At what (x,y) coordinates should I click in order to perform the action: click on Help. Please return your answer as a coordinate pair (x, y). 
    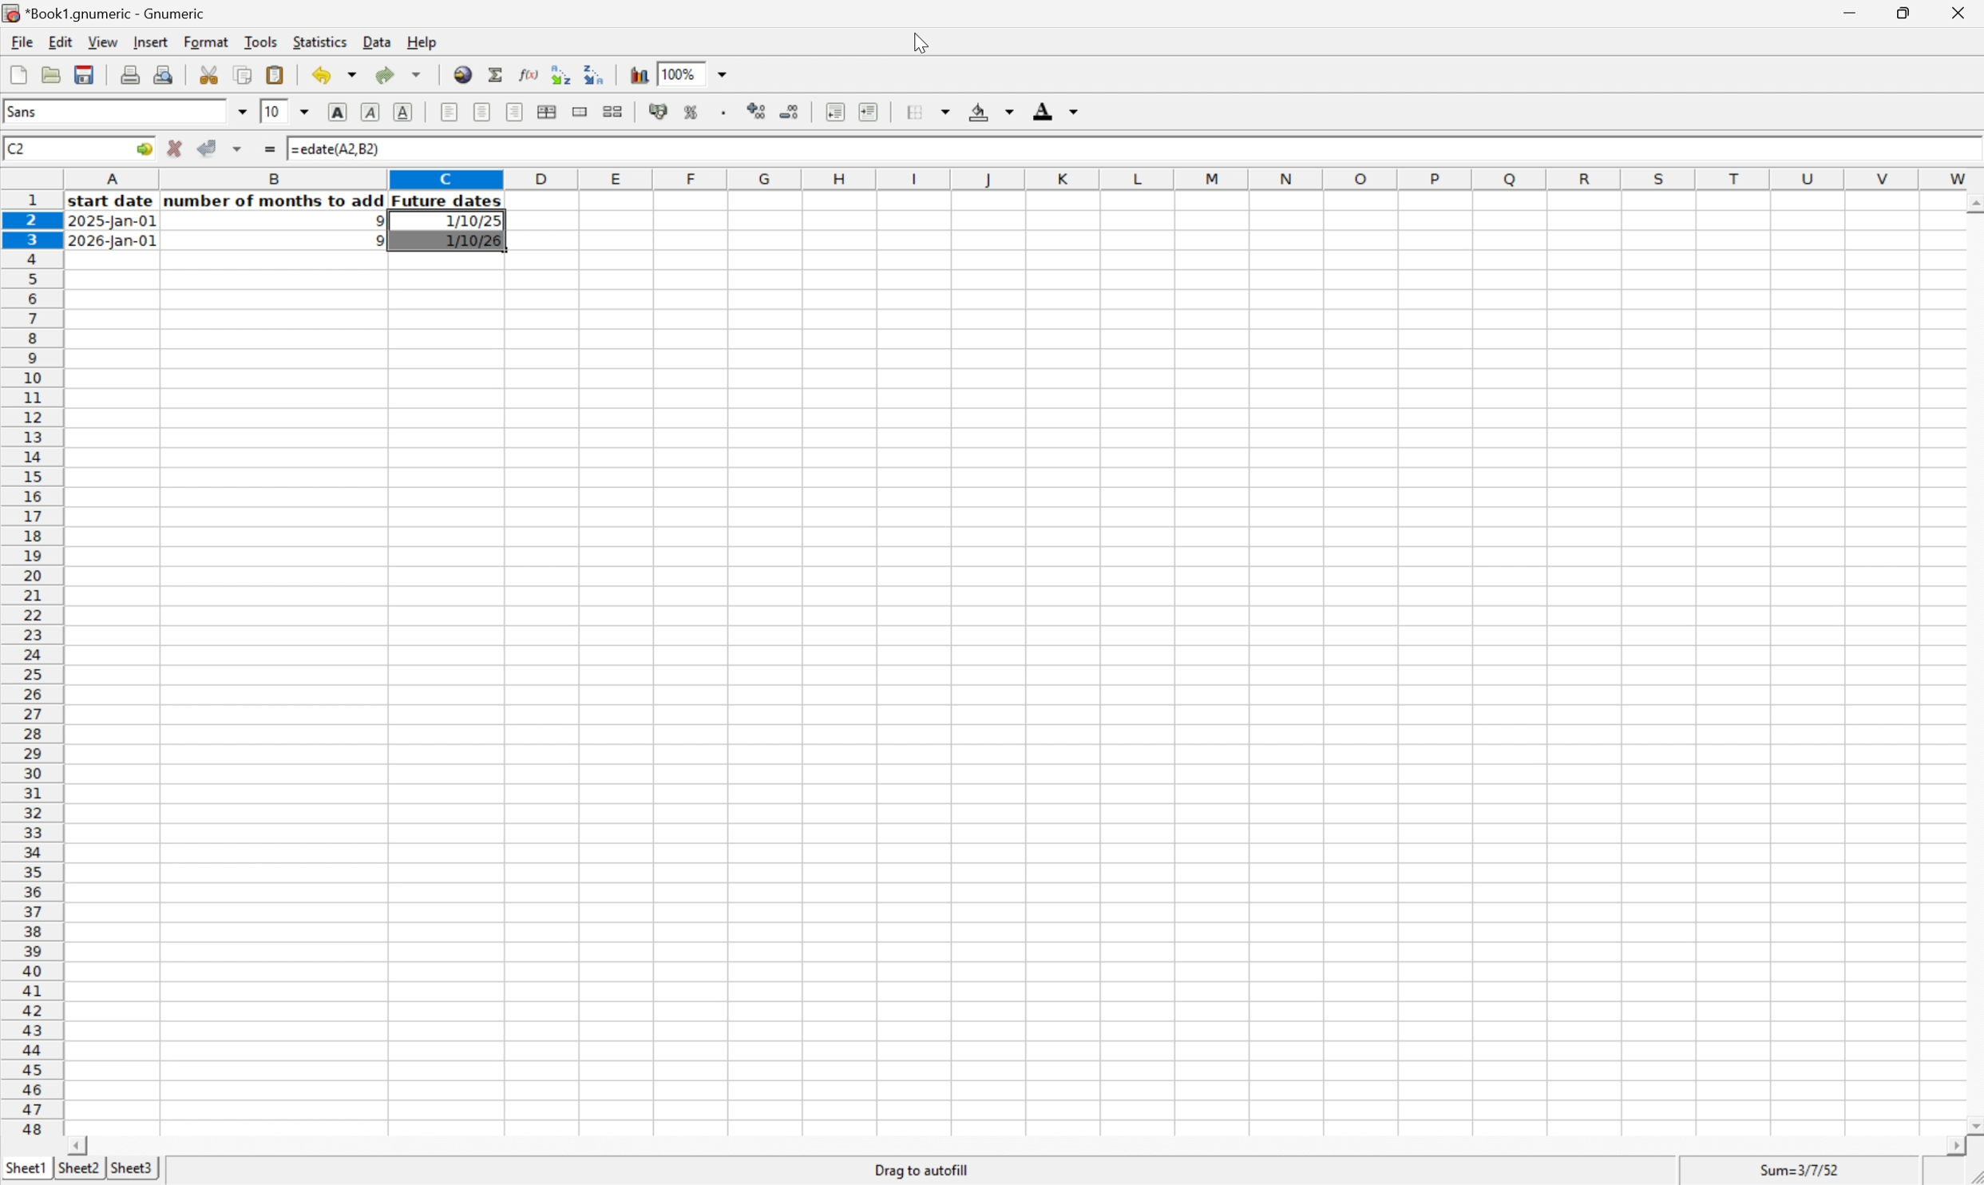
    Looking at the image, I should click on (422, 42).